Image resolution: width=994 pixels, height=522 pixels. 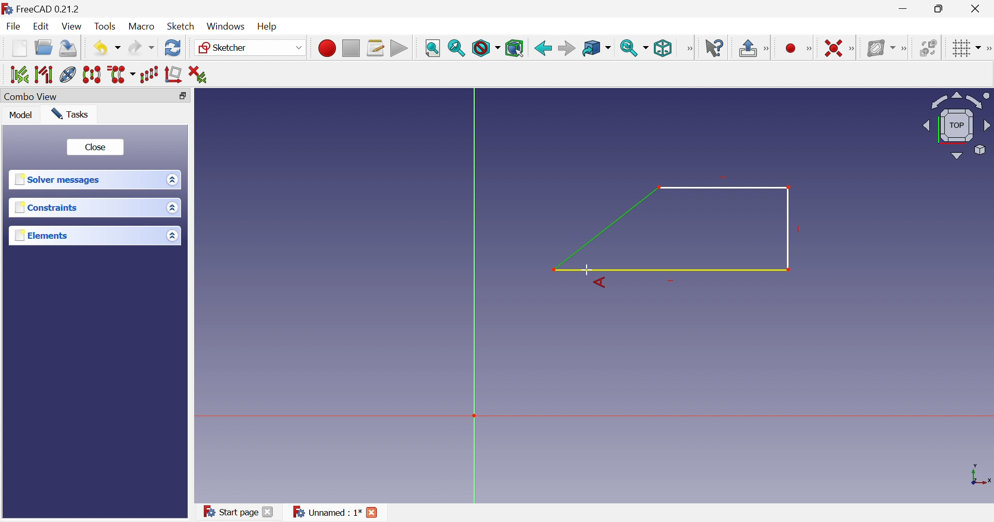 What do you see at coordinates (226, 48) in the screenshot?
I see `Sketcher` at bounding box center [226, 48].